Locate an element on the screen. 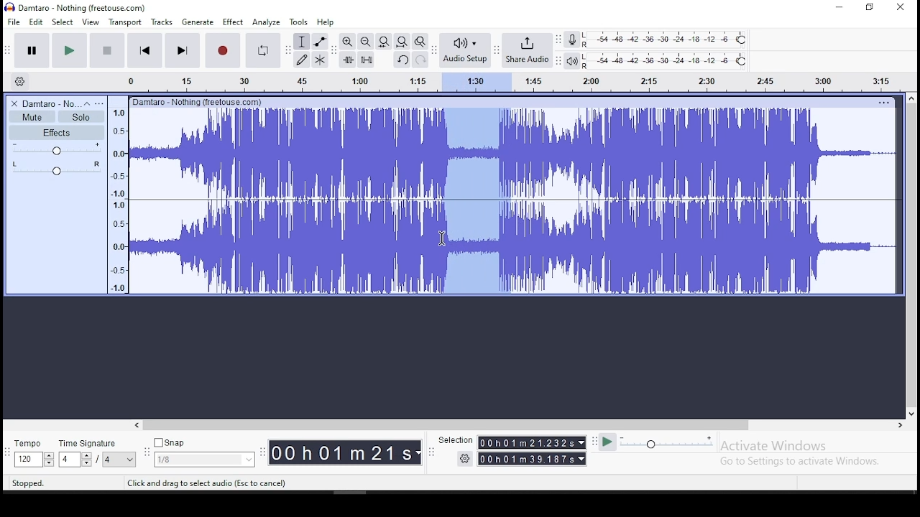 The image size is (920, 517). close is located at coordinates (900, 8).